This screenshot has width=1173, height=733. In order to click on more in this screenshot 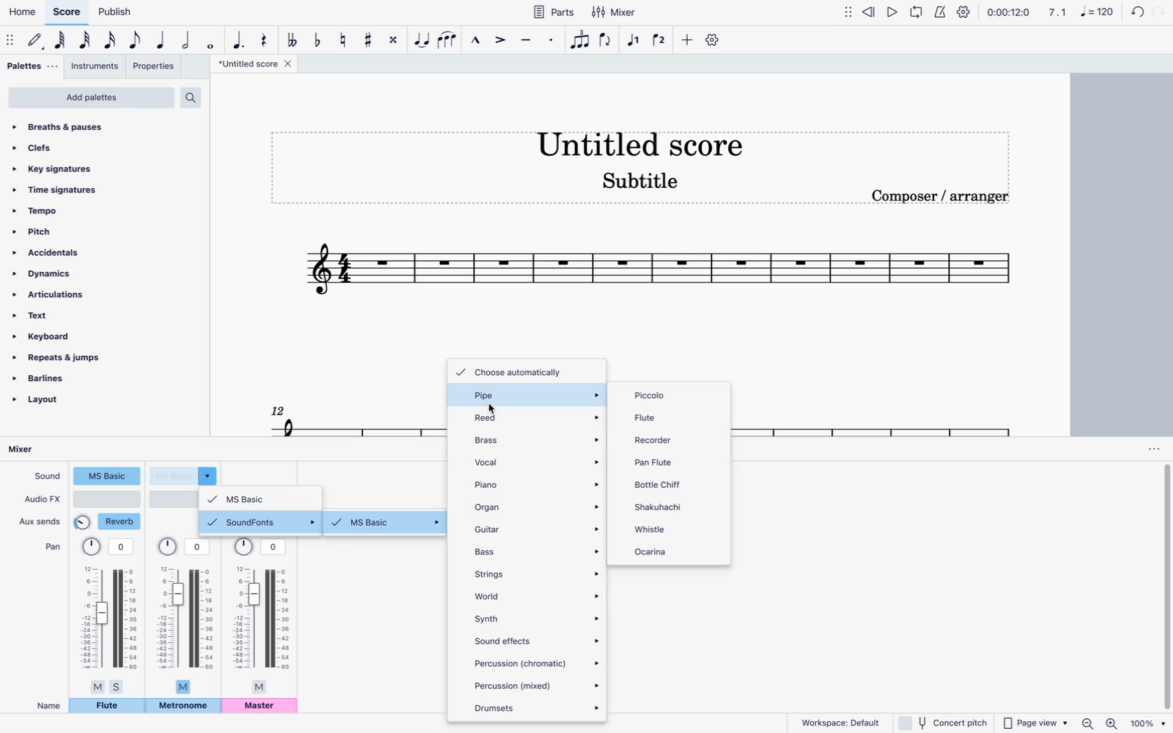, I will do `click(687, 40)`.